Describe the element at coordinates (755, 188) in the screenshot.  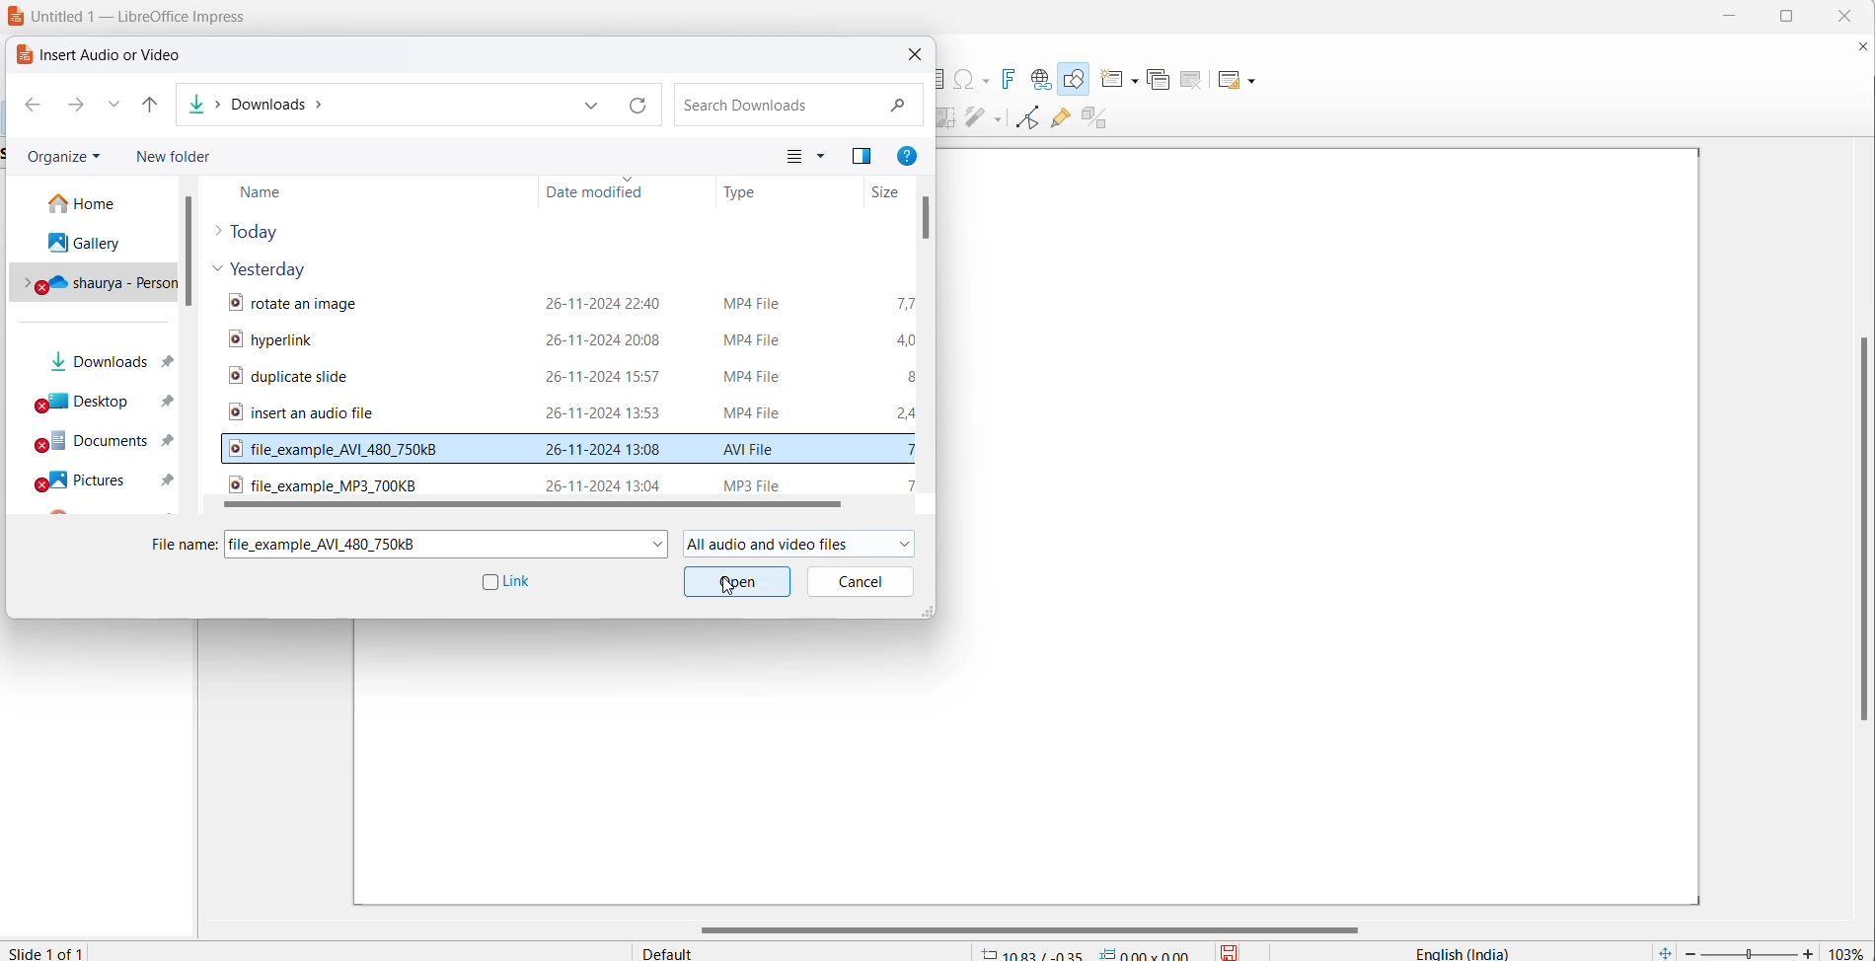
I see `file type heading` at that location.